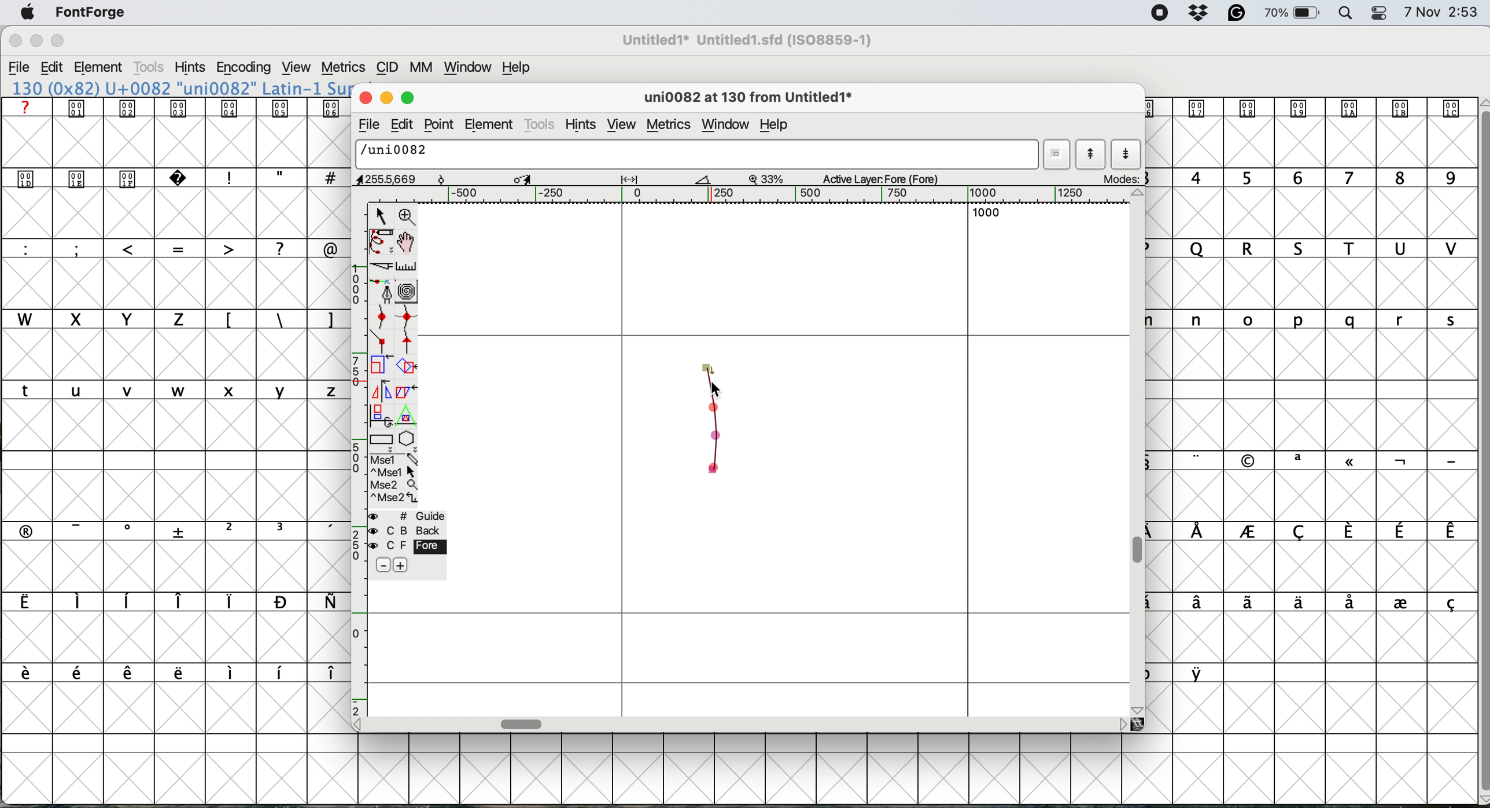 The height and width of the screenshot is (808, 1490). What do you see at coordinates (779, 126) in the screenshot?
I see `help` at bounding box center [779, 126].